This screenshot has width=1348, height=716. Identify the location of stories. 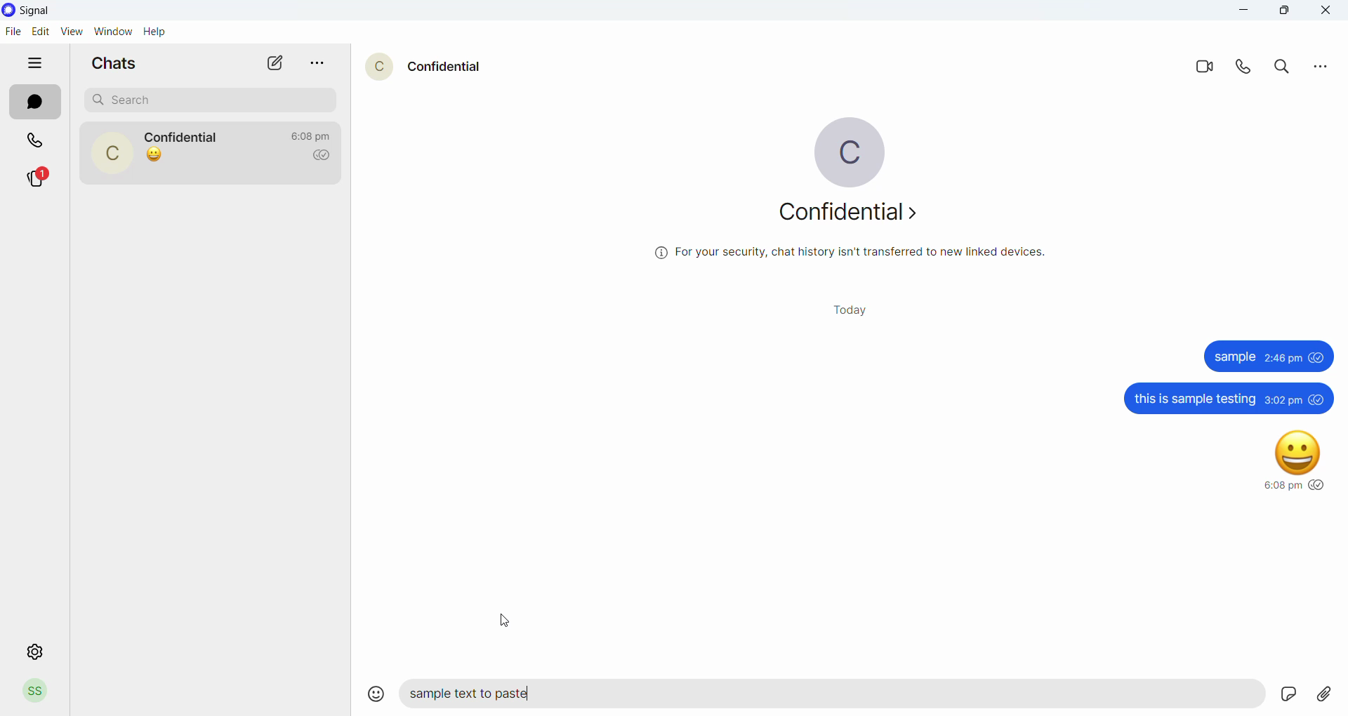
(44, 177).